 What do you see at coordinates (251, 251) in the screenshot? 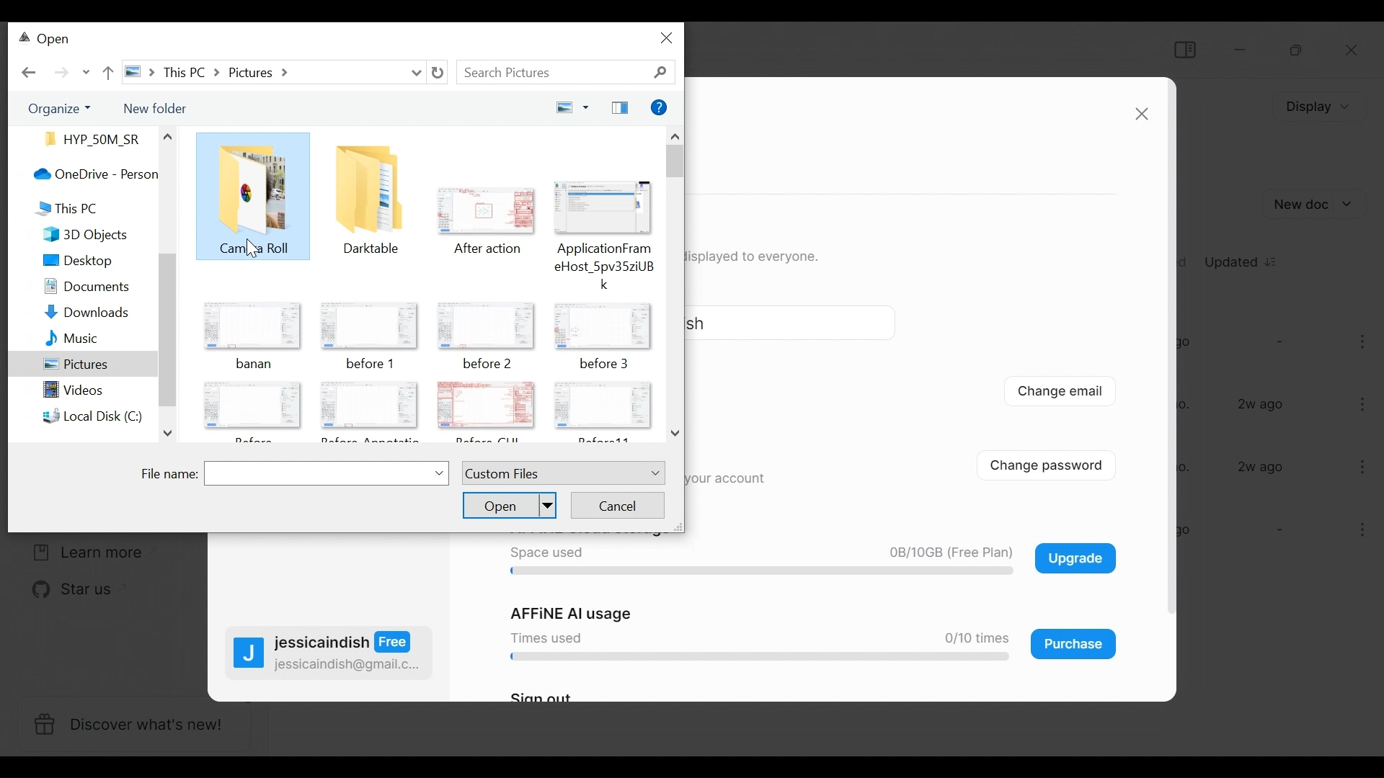
I see `cursor` at bounding box center [251, 251].